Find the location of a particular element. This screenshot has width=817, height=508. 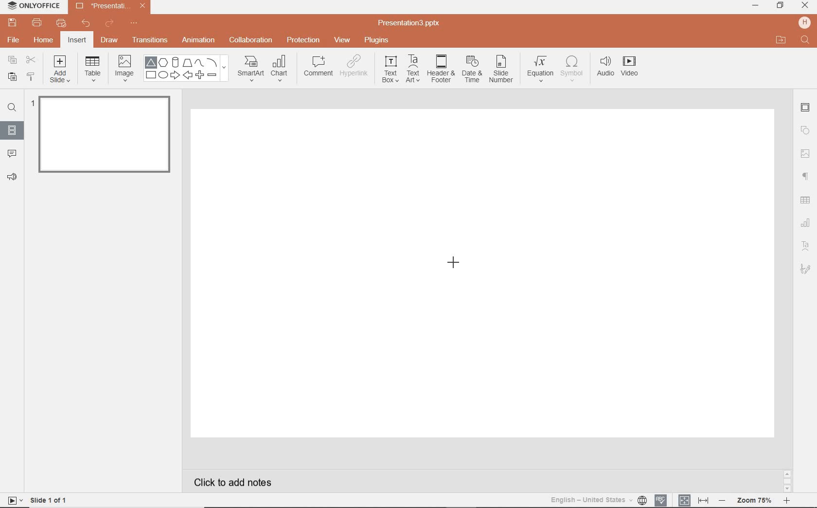

CUT is located at coordinates (32, 59).